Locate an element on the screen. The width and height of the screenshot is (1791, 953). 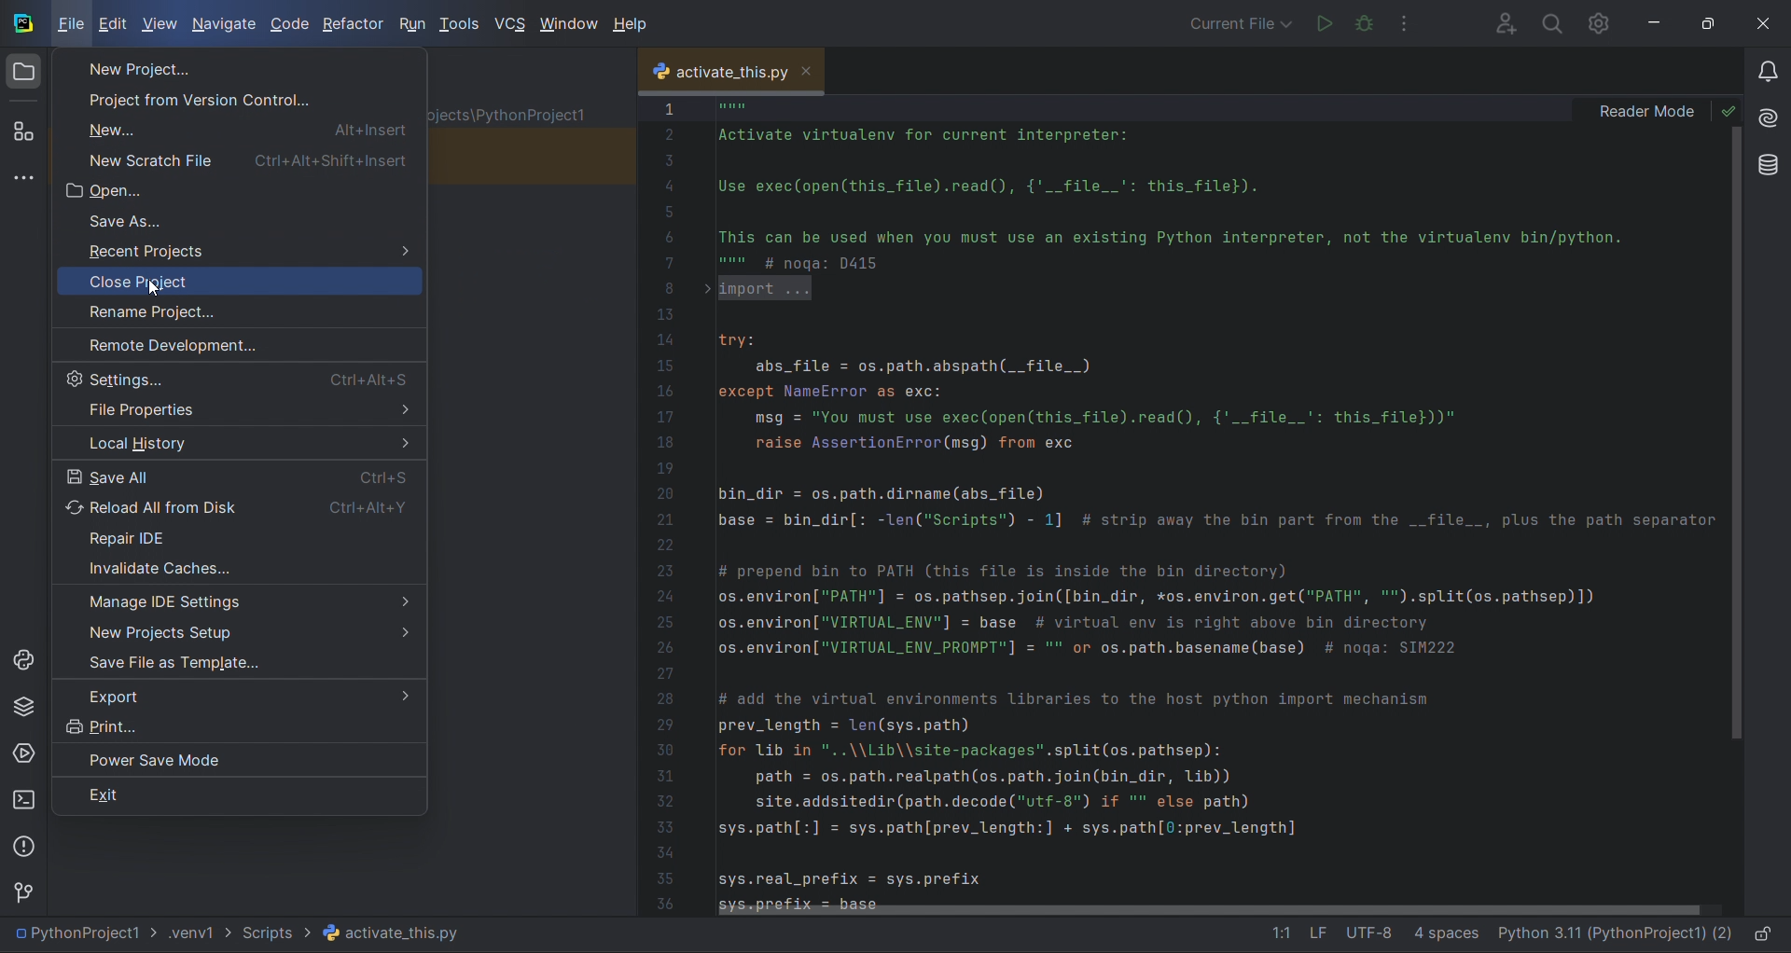
new scratch file is located at coordinates (235, 155).